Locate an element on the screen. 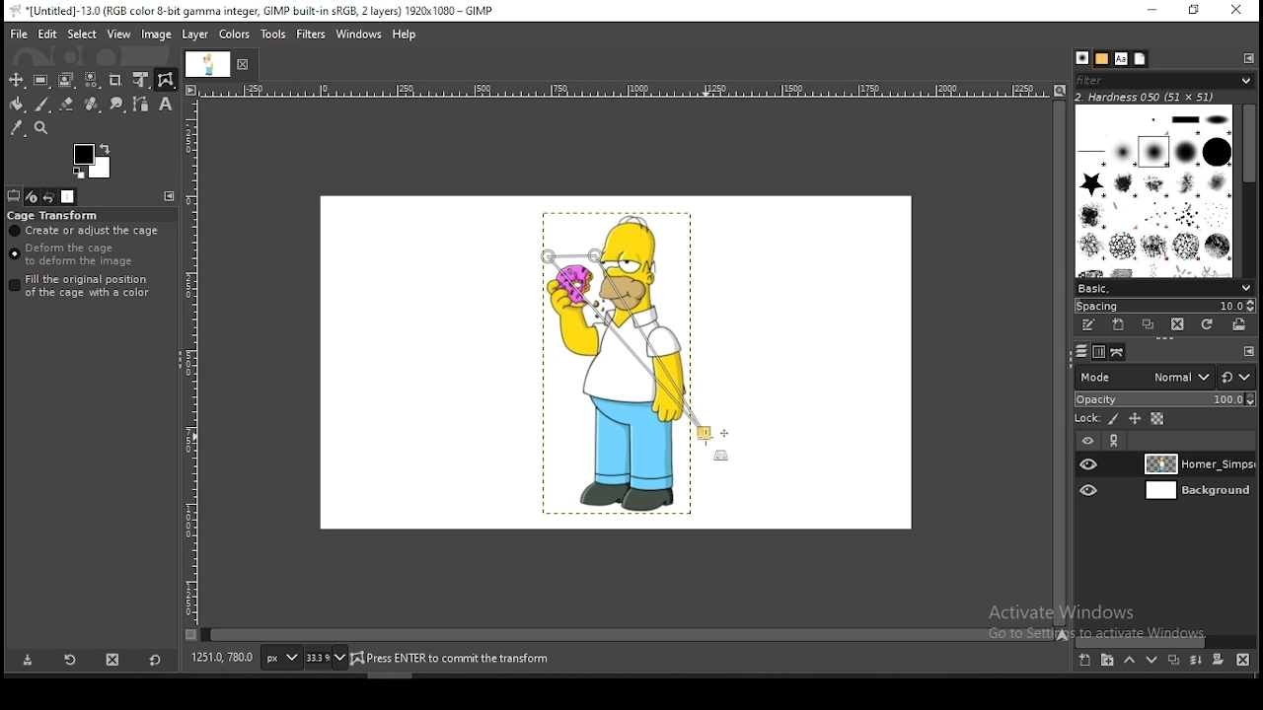  view is located at coordinates (119, 34).